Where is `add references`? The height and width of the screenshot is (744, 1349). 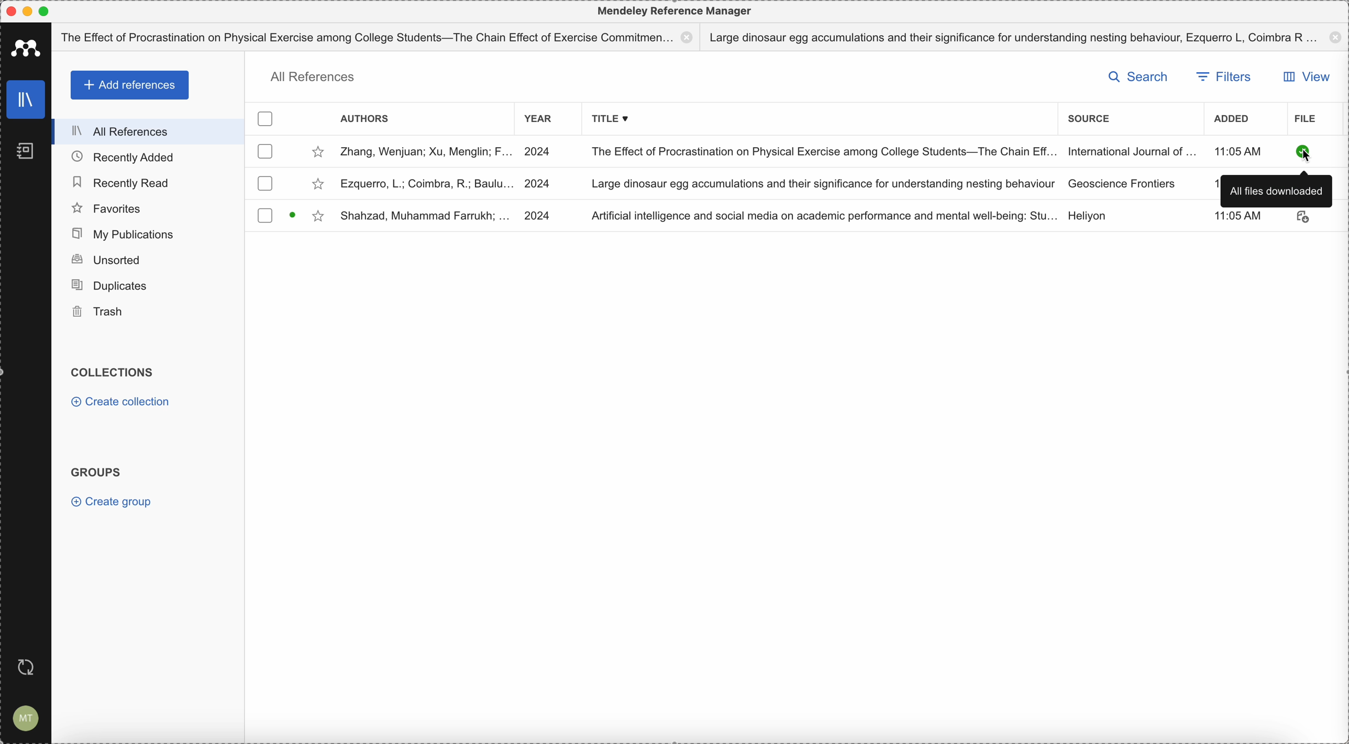 add references is located at coordinates (131, 85).